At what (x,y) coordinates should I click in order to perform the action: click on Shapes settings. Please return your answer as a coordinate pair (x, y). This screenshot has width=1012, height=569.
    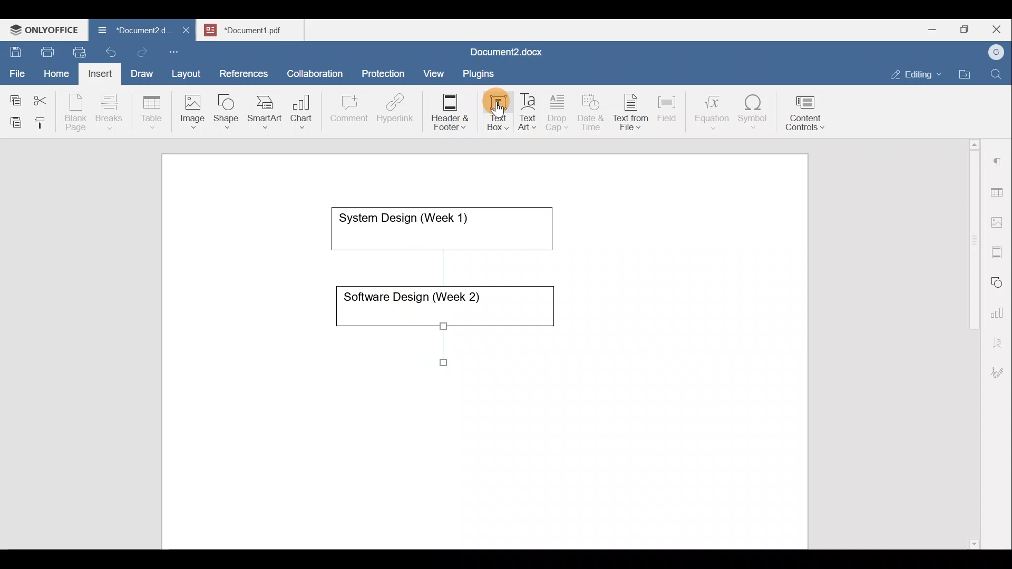
    Looking at the image, I should click on (999, 281).